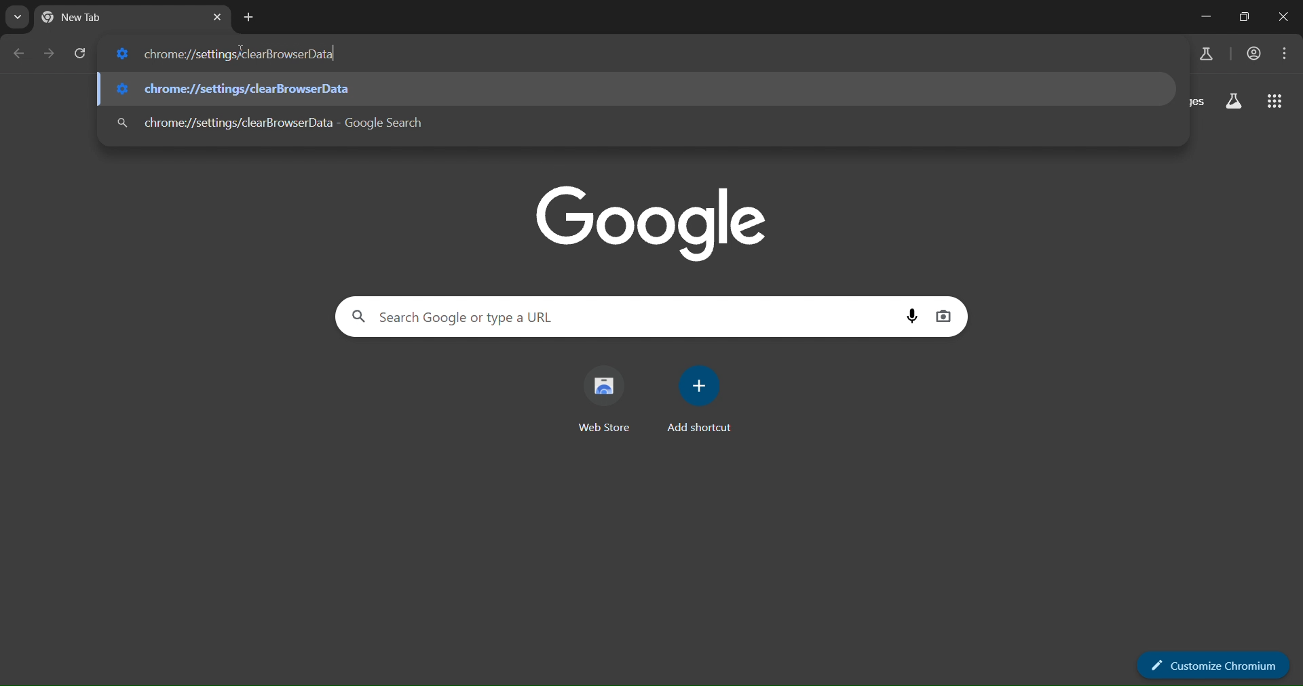 Image resolution: width=1303 pixels, height=686 pixels. I want to click on reload, so click(81, 52).